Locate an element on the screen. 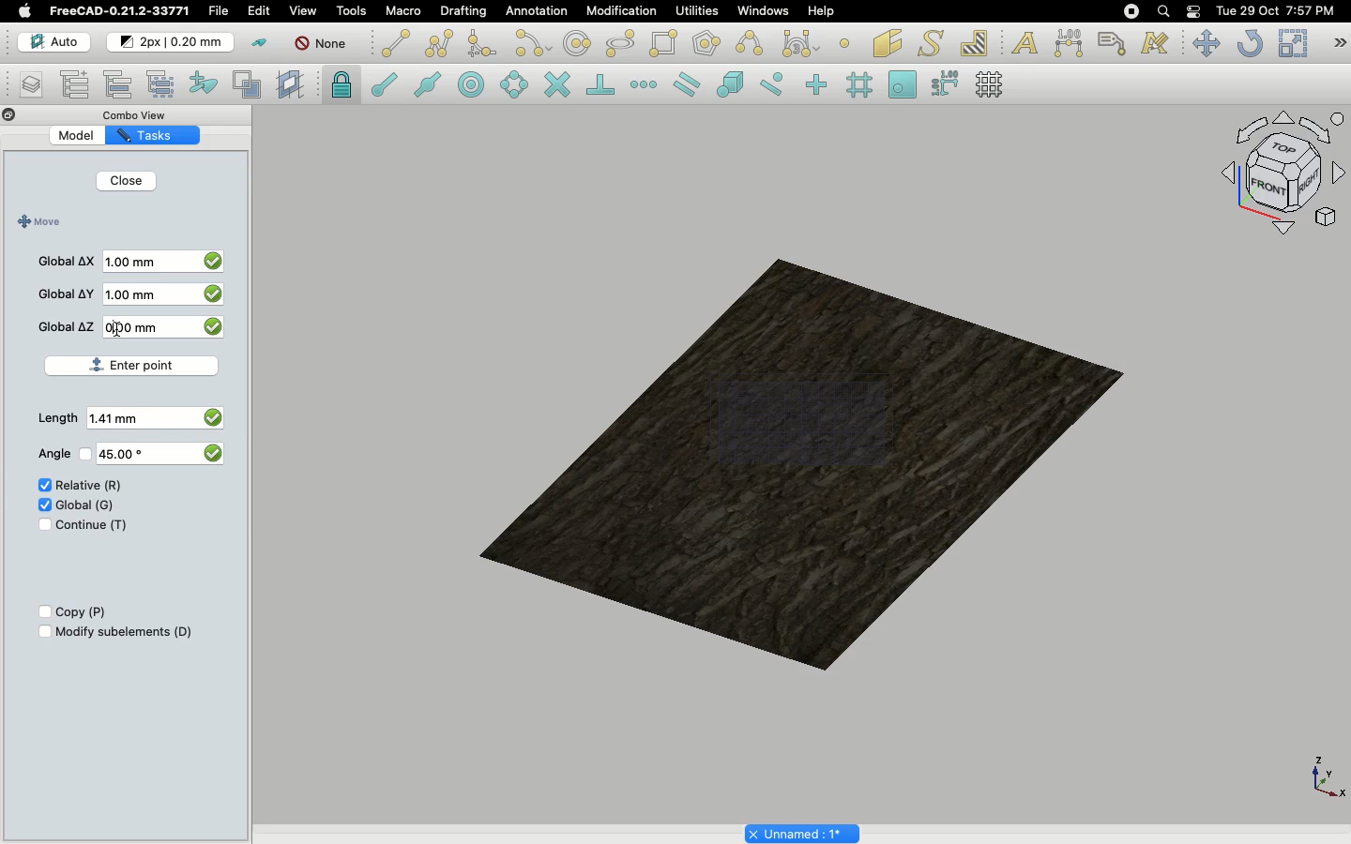 The height and width of the screenshot is (844, 1351). Close is located at coordinates (126, 183).